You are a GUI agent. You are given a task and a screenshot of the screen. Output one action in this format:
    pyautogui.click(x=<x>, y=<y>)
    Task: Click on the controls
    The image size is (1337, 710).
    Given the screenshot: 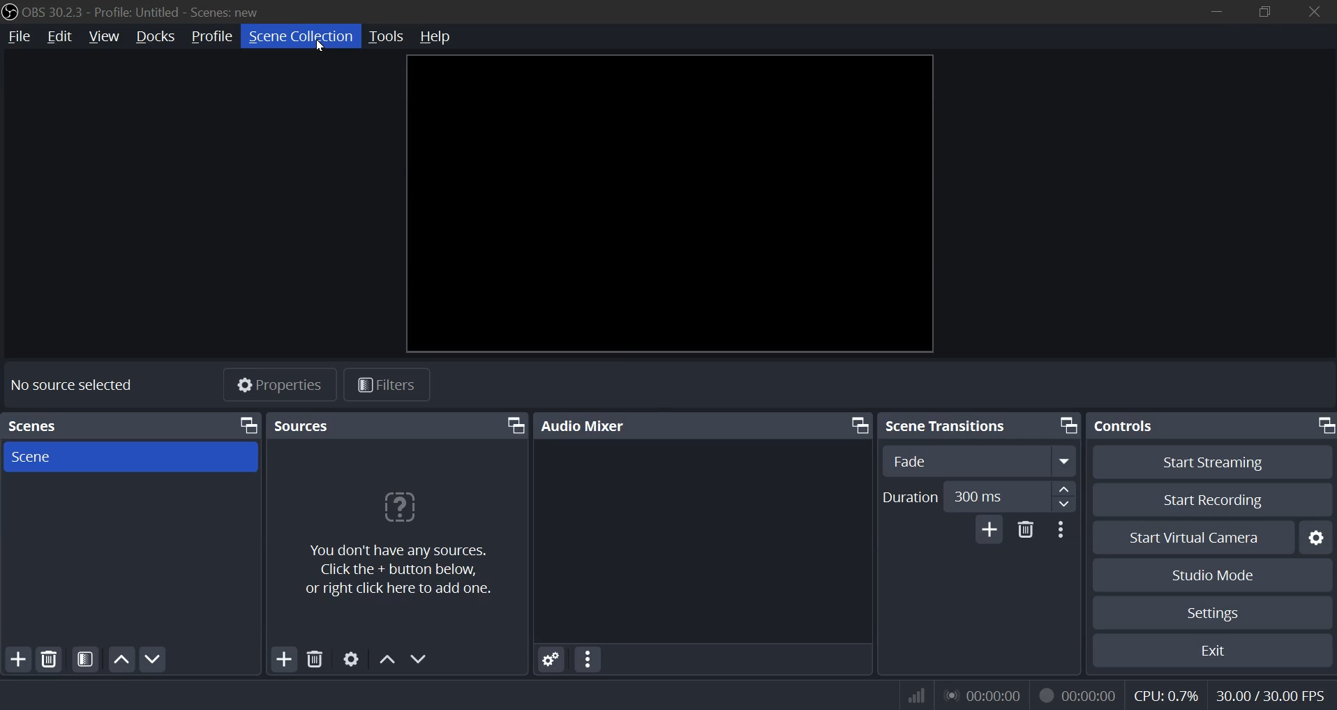 What is the action you would take?
    pyautogui.click(x=1129, y=427)
    